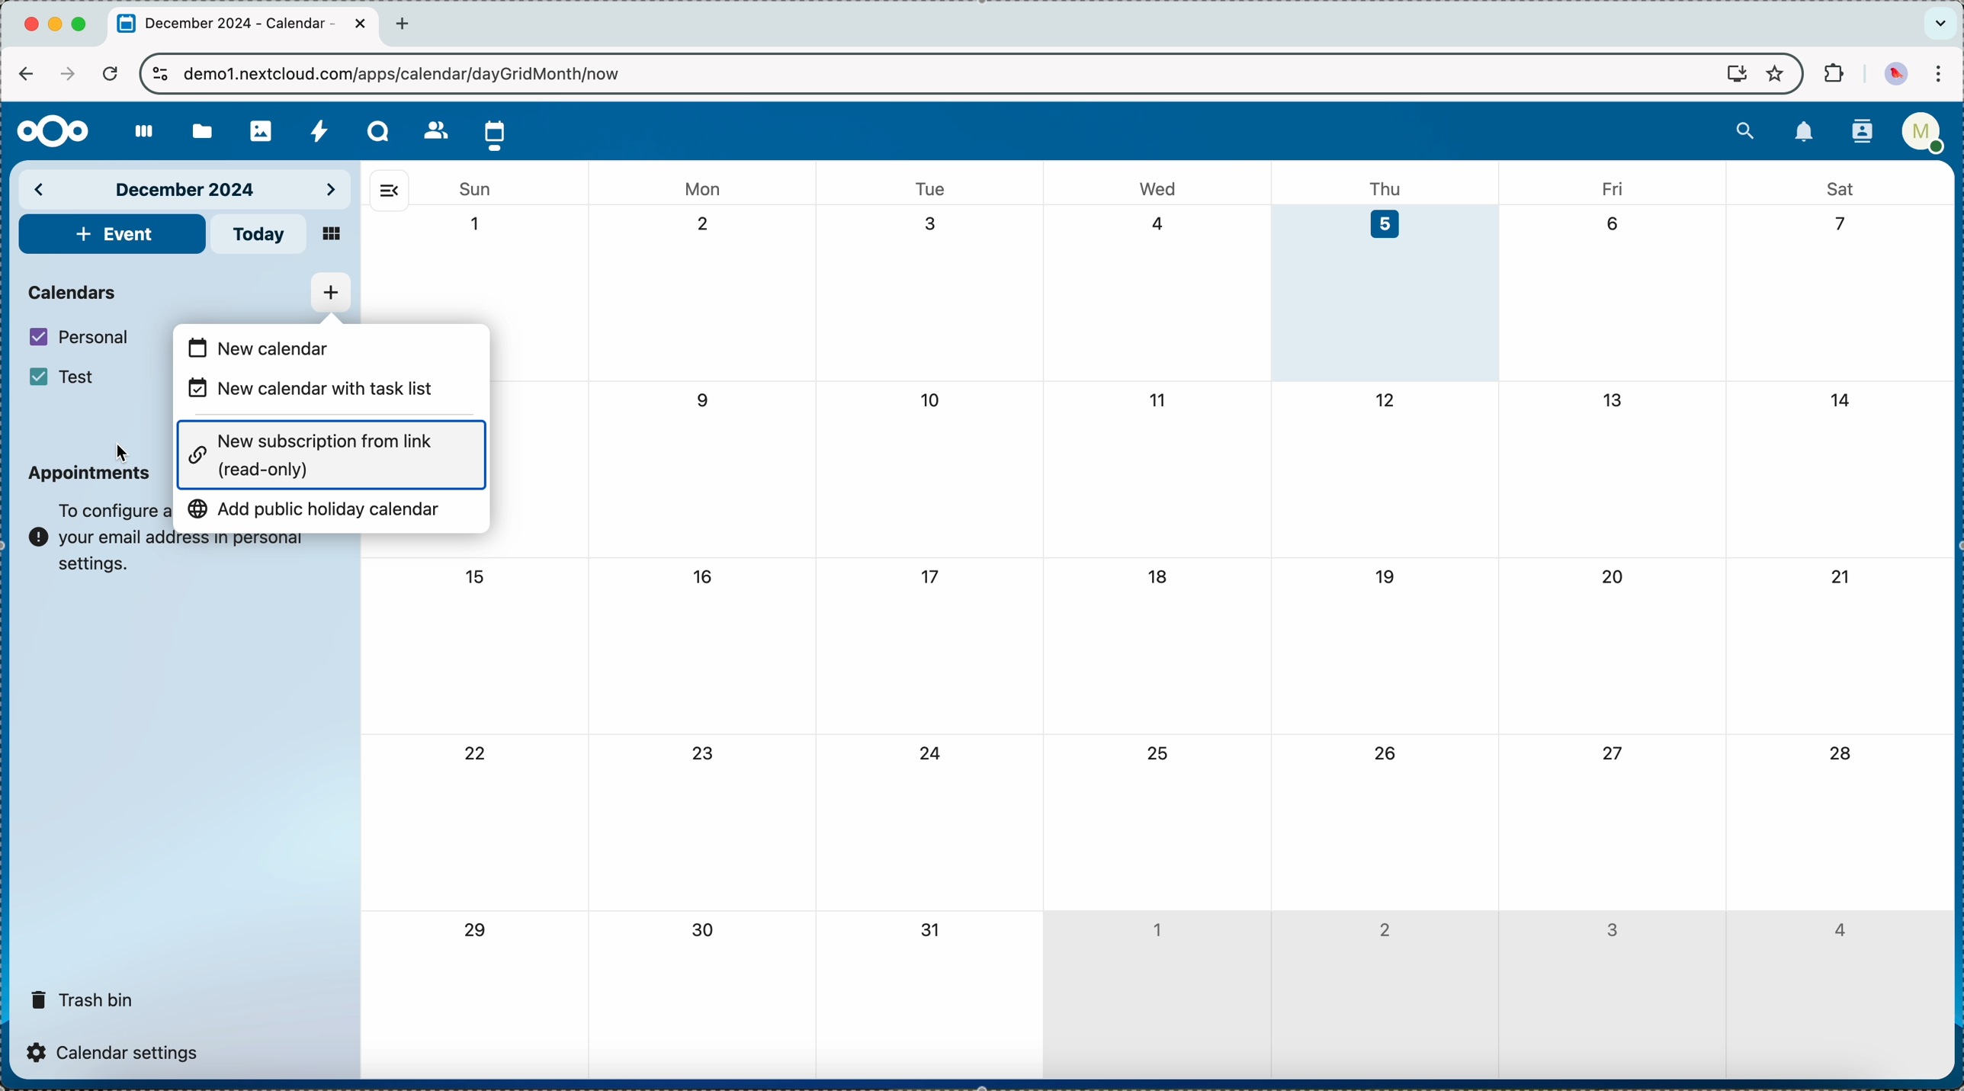 The width and height of the screenshot is (1964, 1091). Describe the element at coordinates (389, 190) in the screenshot. I see `hide side bar` at that location.